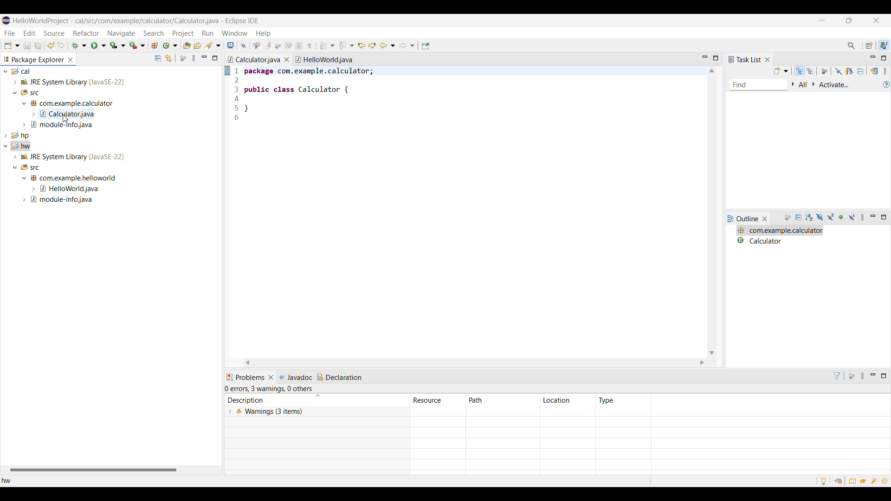 Image resolution: width=891 pixels, height=501 pixels. What do you see at coordinates (607, 400) in the screenshot?
I see `Type` at bounding box center [607, 400].